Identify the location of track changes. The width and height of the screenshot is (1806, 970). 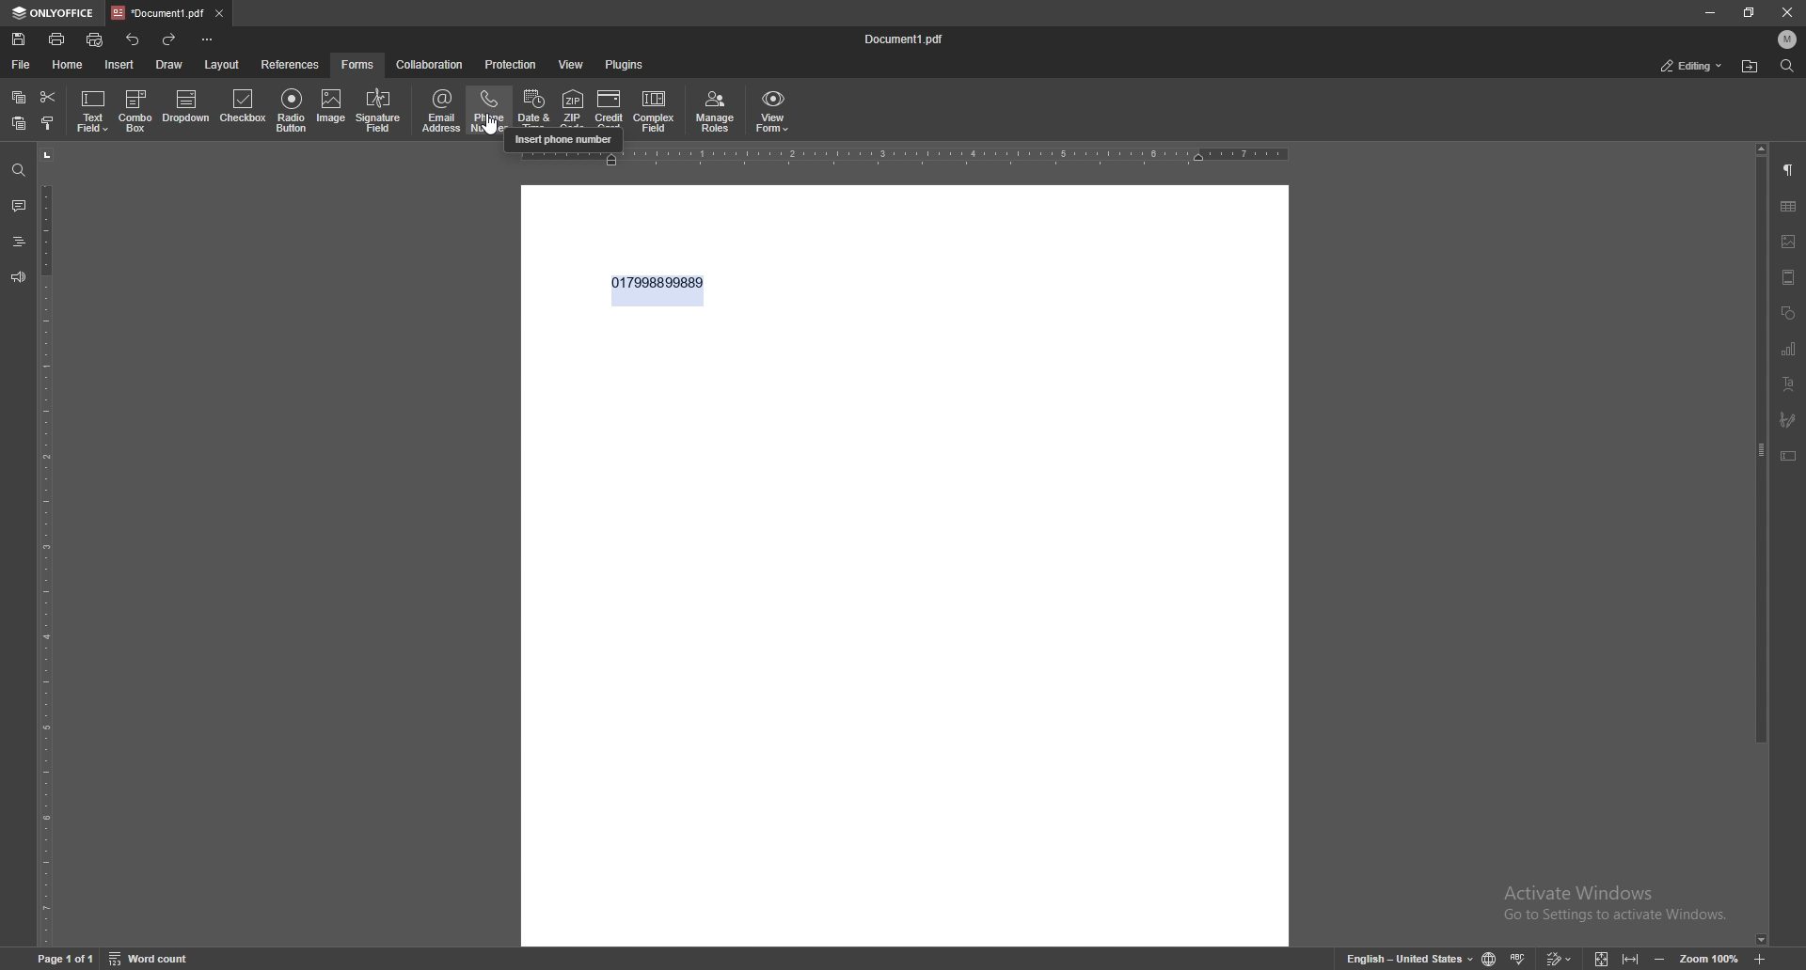
(1561, 959).